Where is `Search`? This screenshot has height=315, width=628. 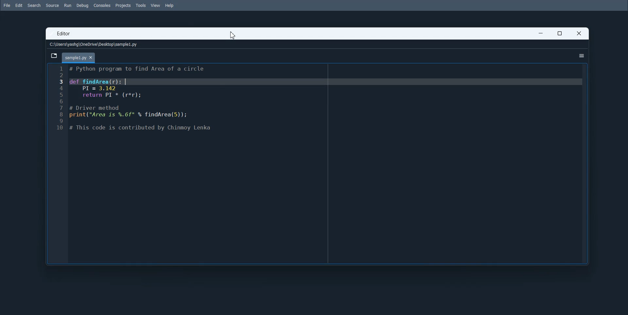 Search is located at coordinates (34, 6).